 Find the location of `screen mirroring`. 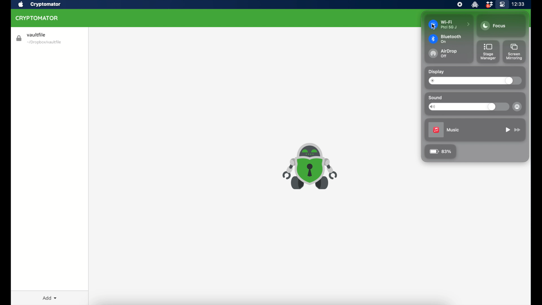

screen mirroring is located at coordinates (514, 52).